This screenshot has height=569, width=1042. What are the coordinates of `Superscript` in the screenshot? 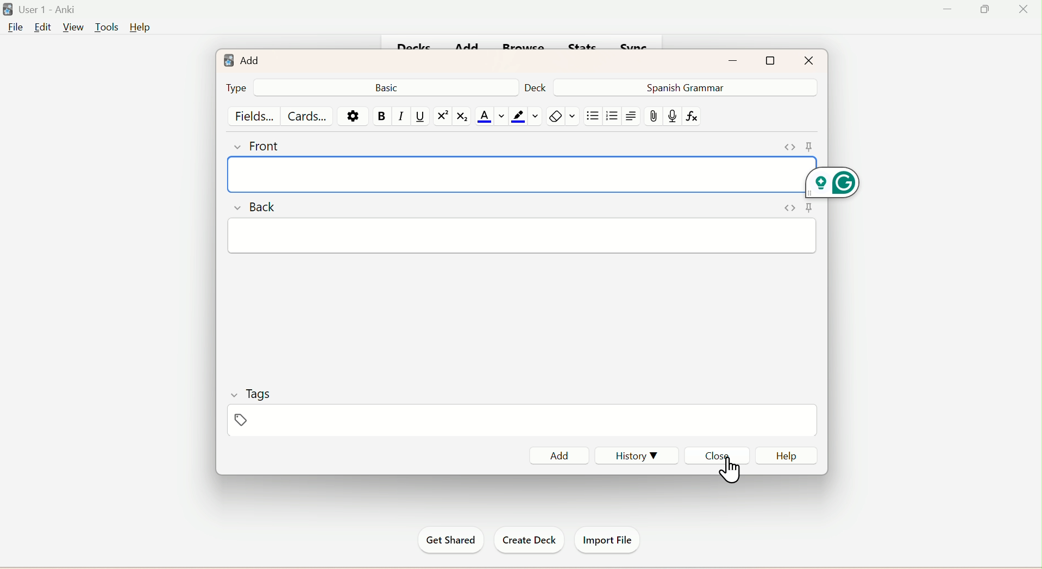 It's located at (441, 116).